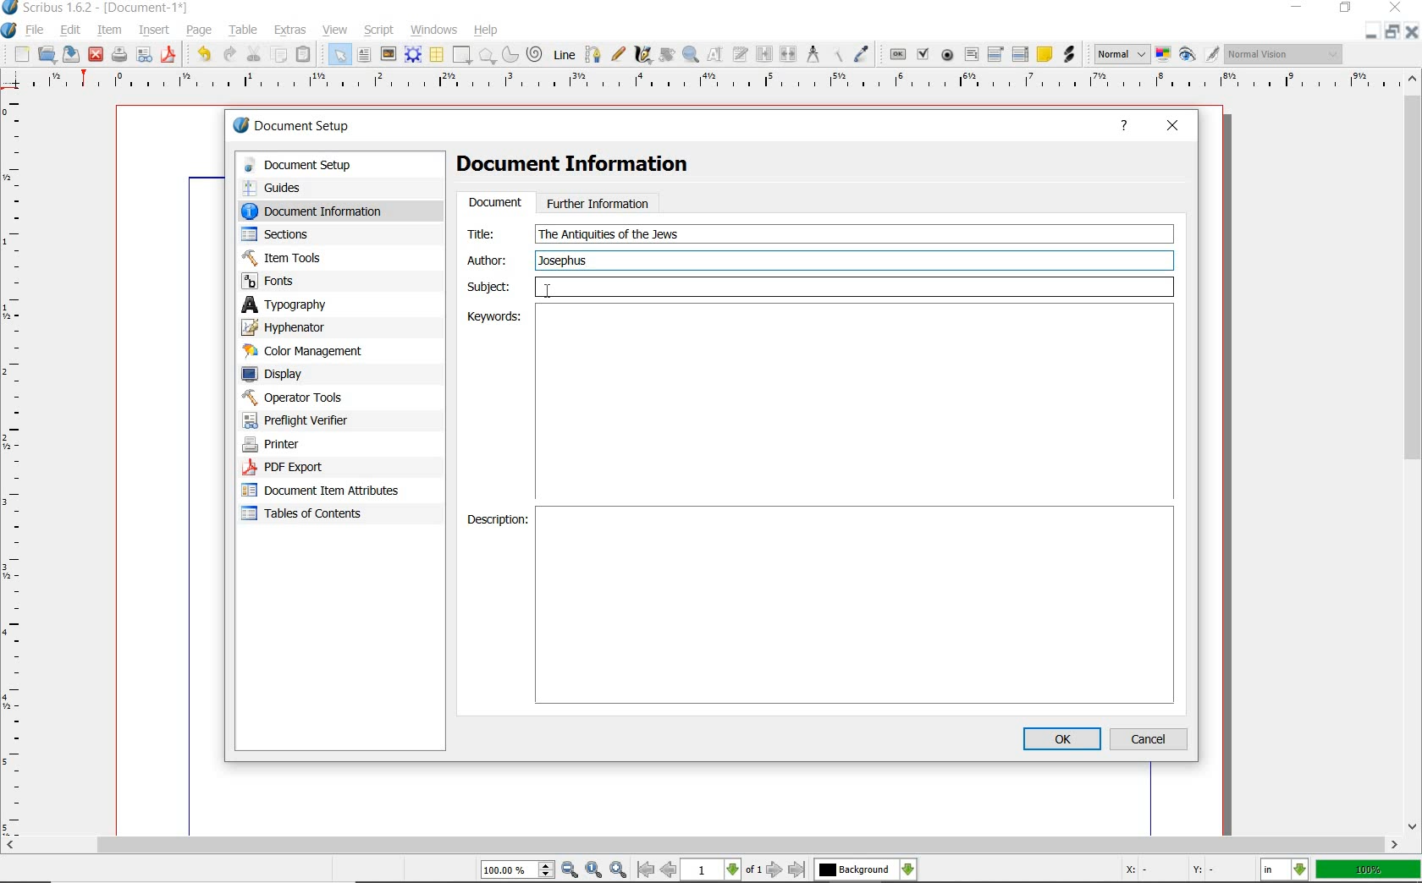 This screenshot has width=1422, height=883. Describe the element at coordinates (308, 304) in the screenshot. I see `typography` at that location.